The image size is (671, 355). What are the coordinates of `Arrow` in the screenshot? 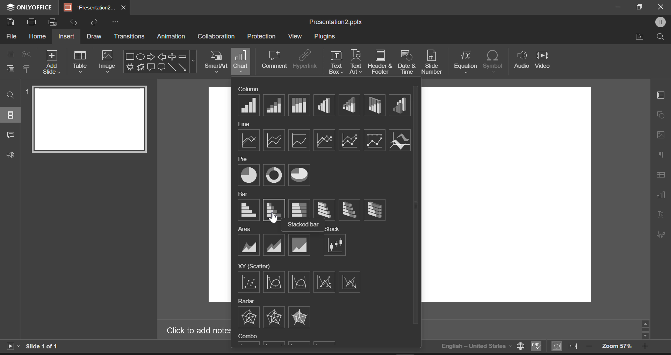 It's located at (183, 67).